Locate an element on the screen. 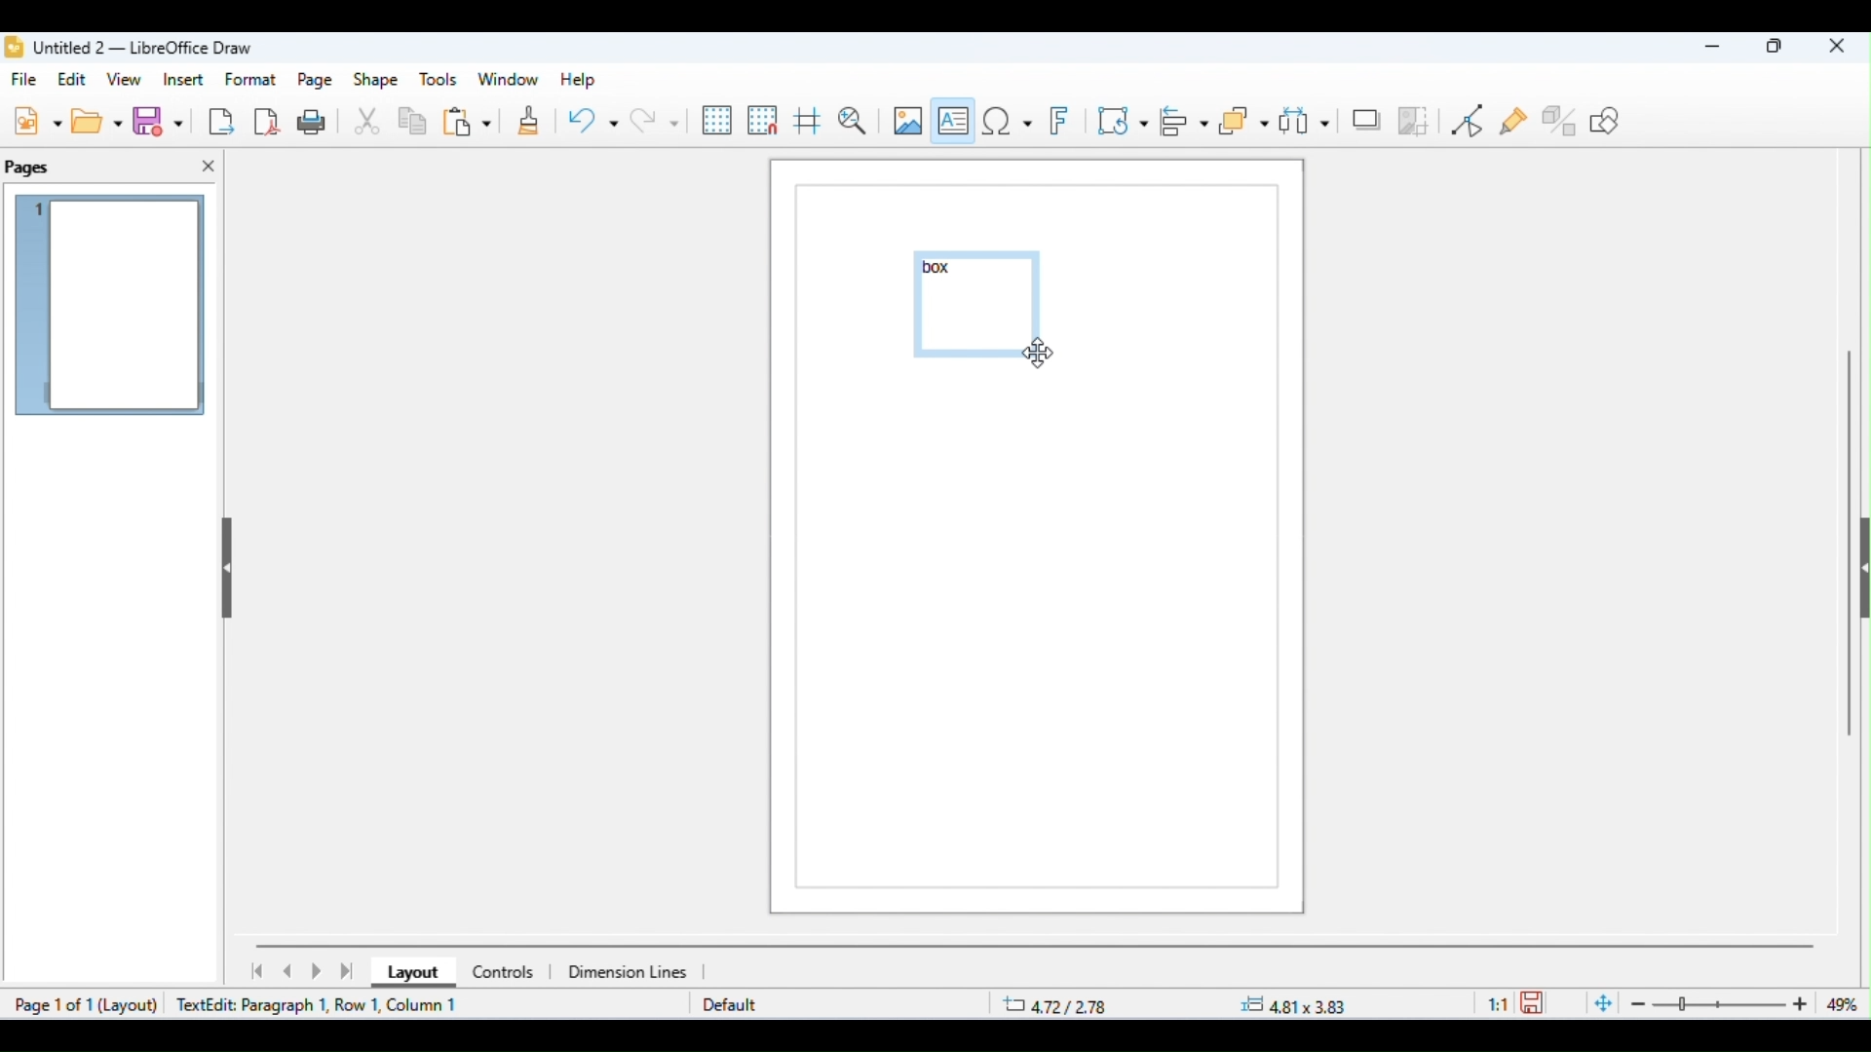 The image size is (1871, 1052). redo is located at coordinates (654, 120).